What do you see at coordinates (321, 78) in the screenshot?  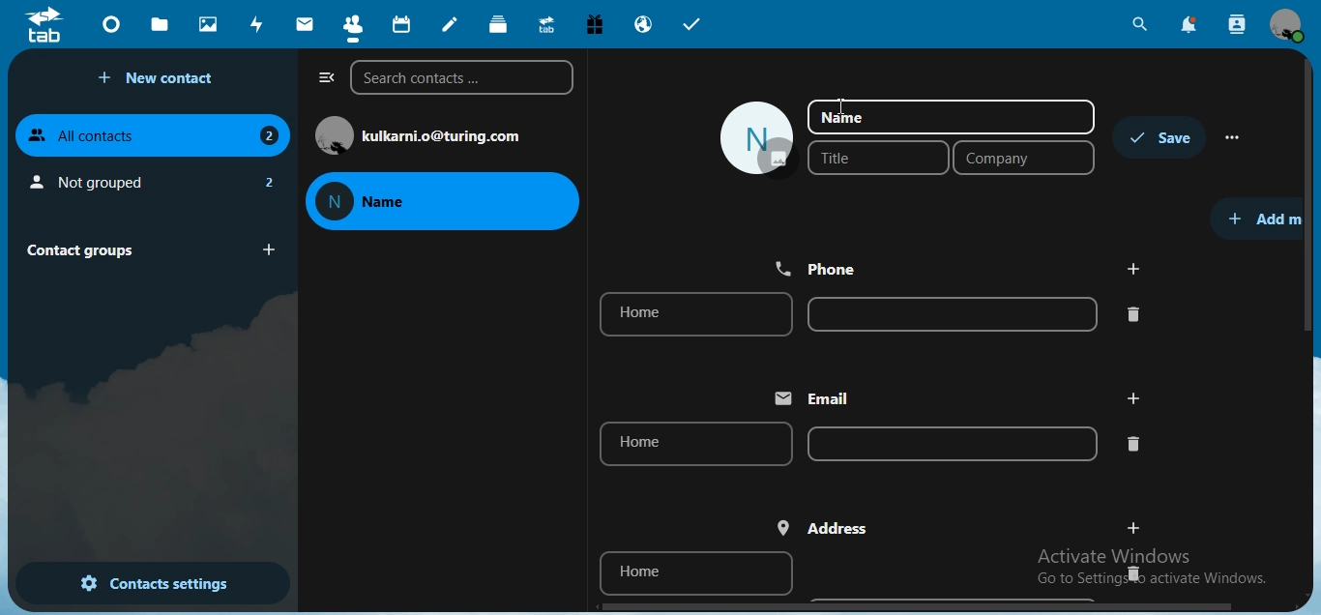 I see `close navigation` at bounding box center [321, 78].